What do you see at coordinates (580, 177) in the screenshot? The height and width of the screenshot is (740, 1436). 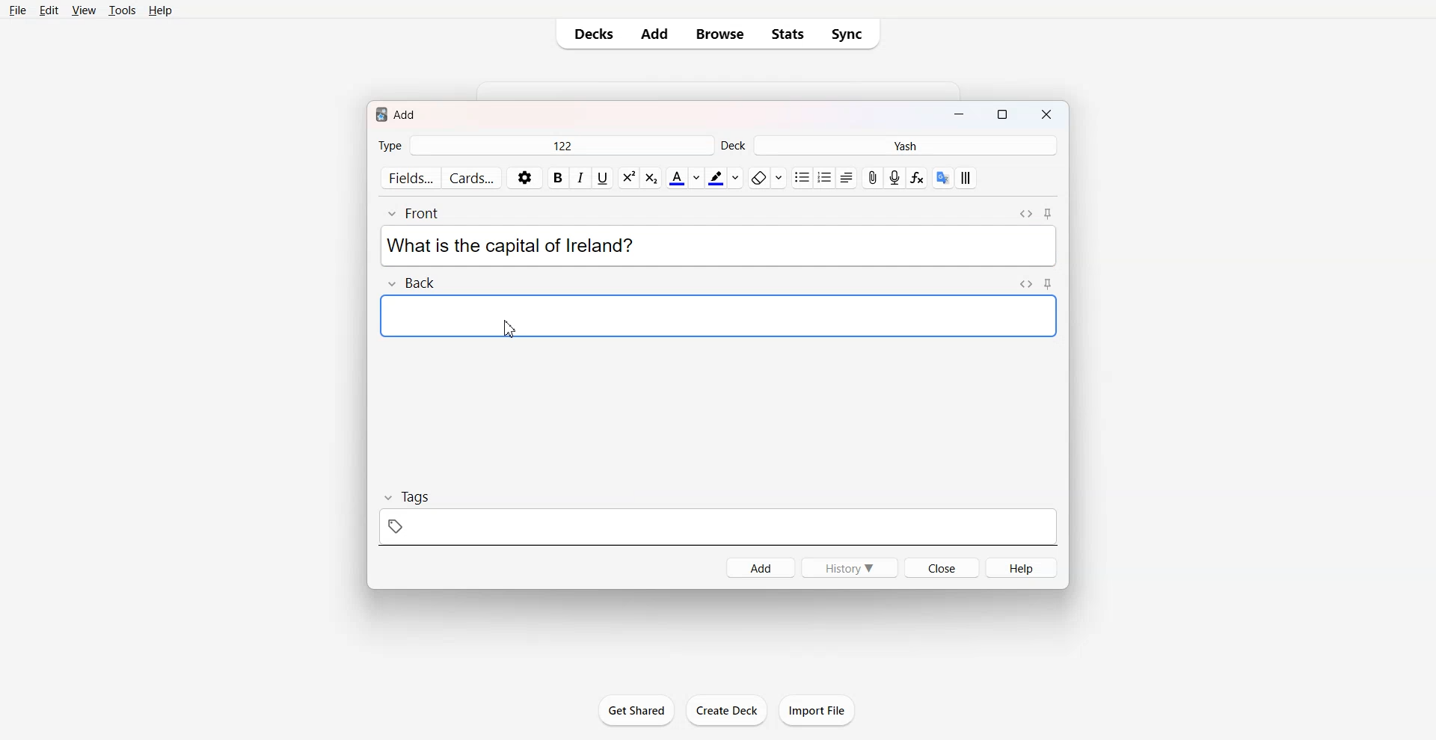 I see `Italic` at bounding box center [580, 177].